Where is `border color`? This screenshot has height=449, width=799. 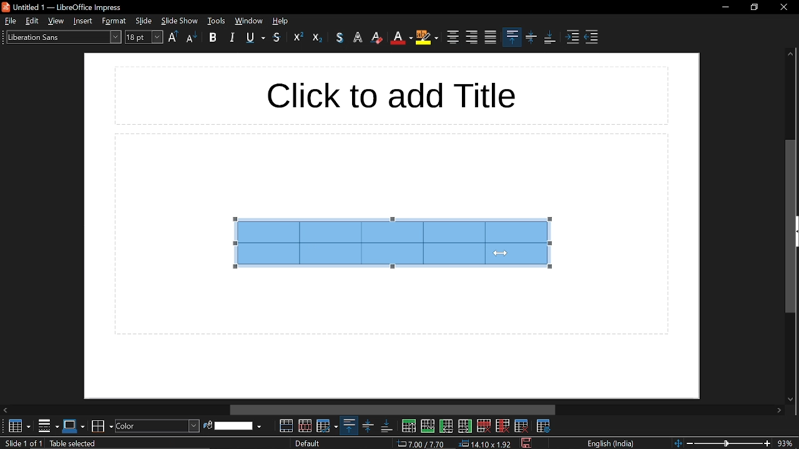
border color is located at coordinates (102, 425).